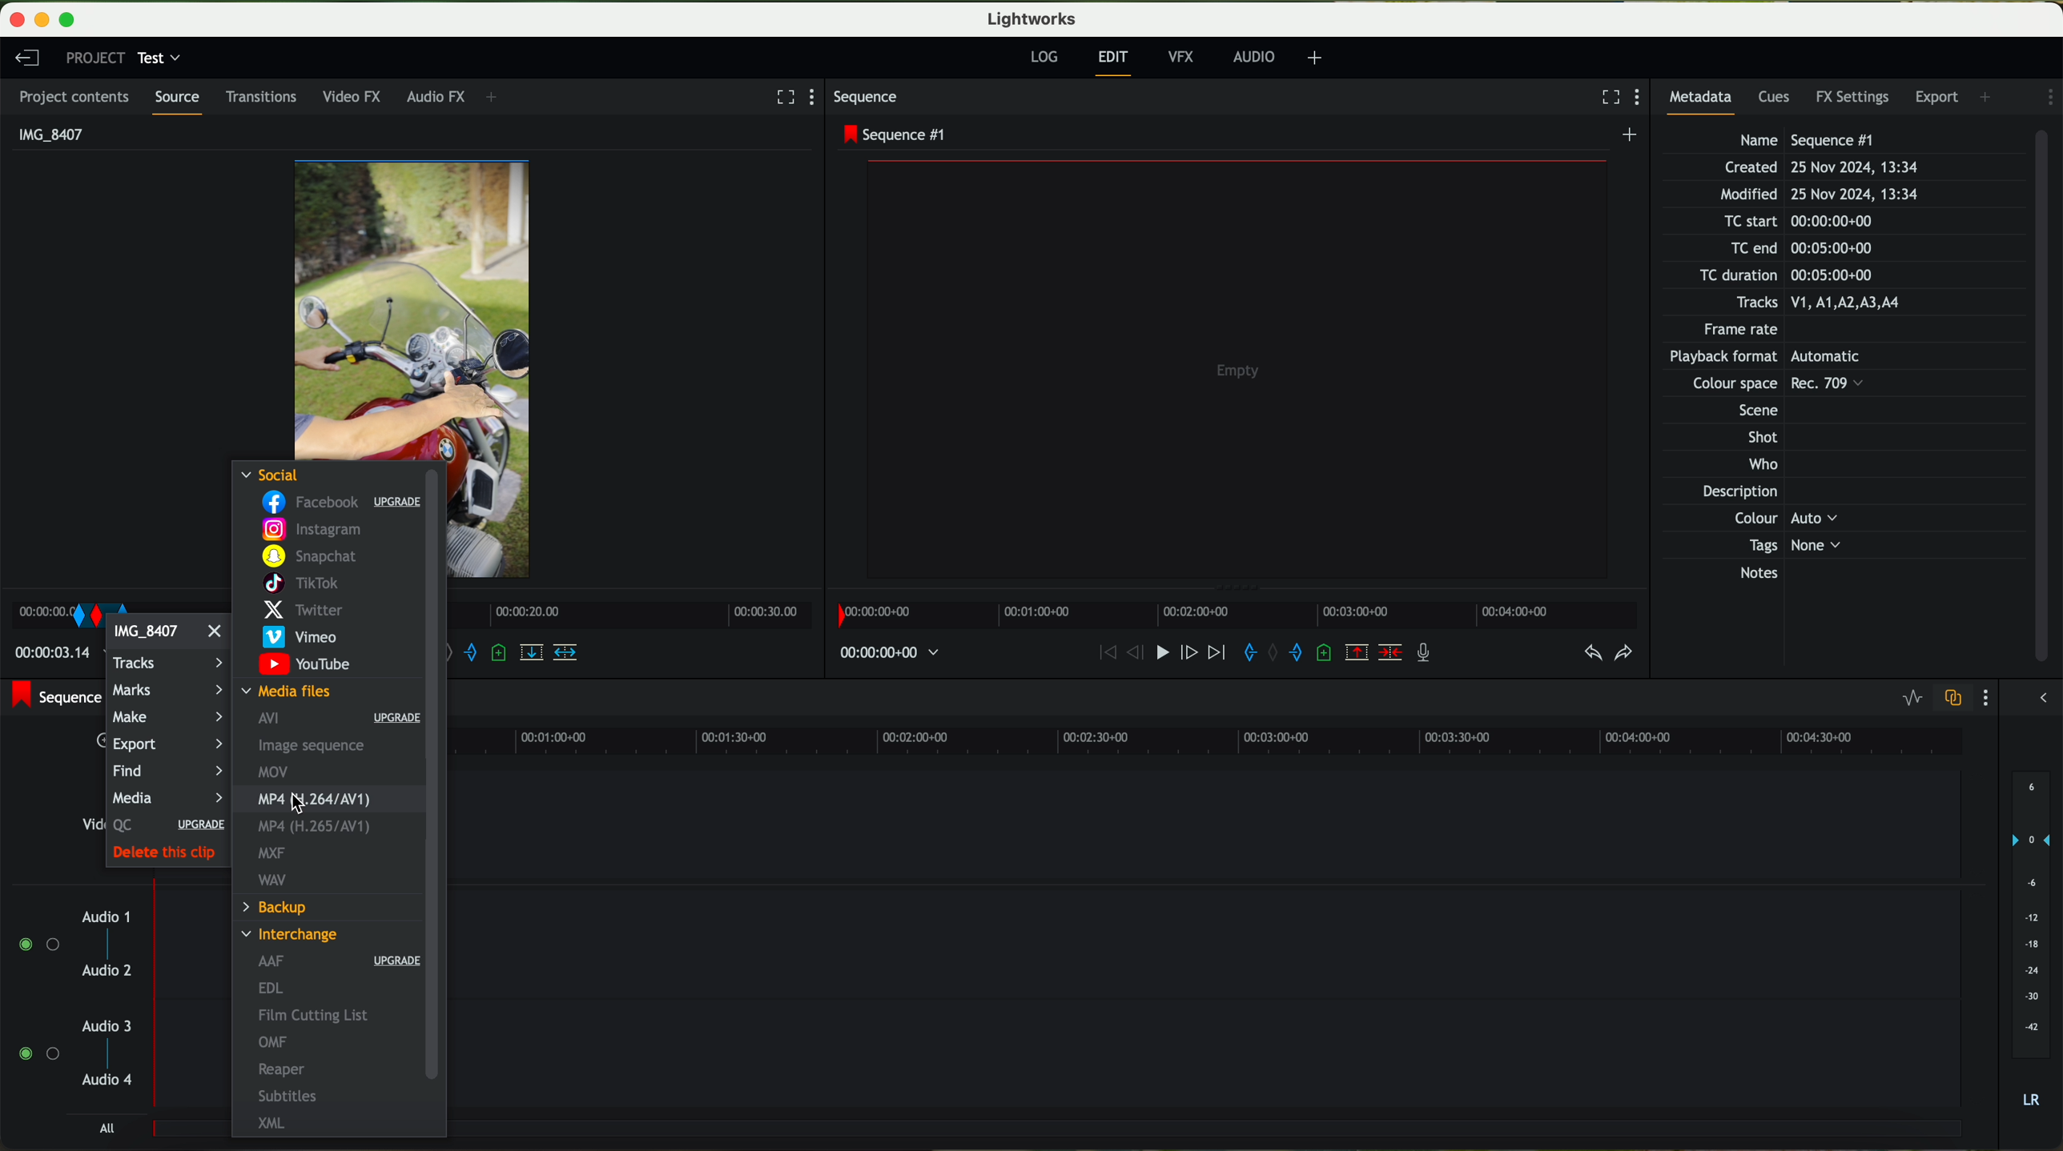  What do you see at coordinates (338, 721) in the screenshot?
I see `AVI` at bounding box center [338, 721].